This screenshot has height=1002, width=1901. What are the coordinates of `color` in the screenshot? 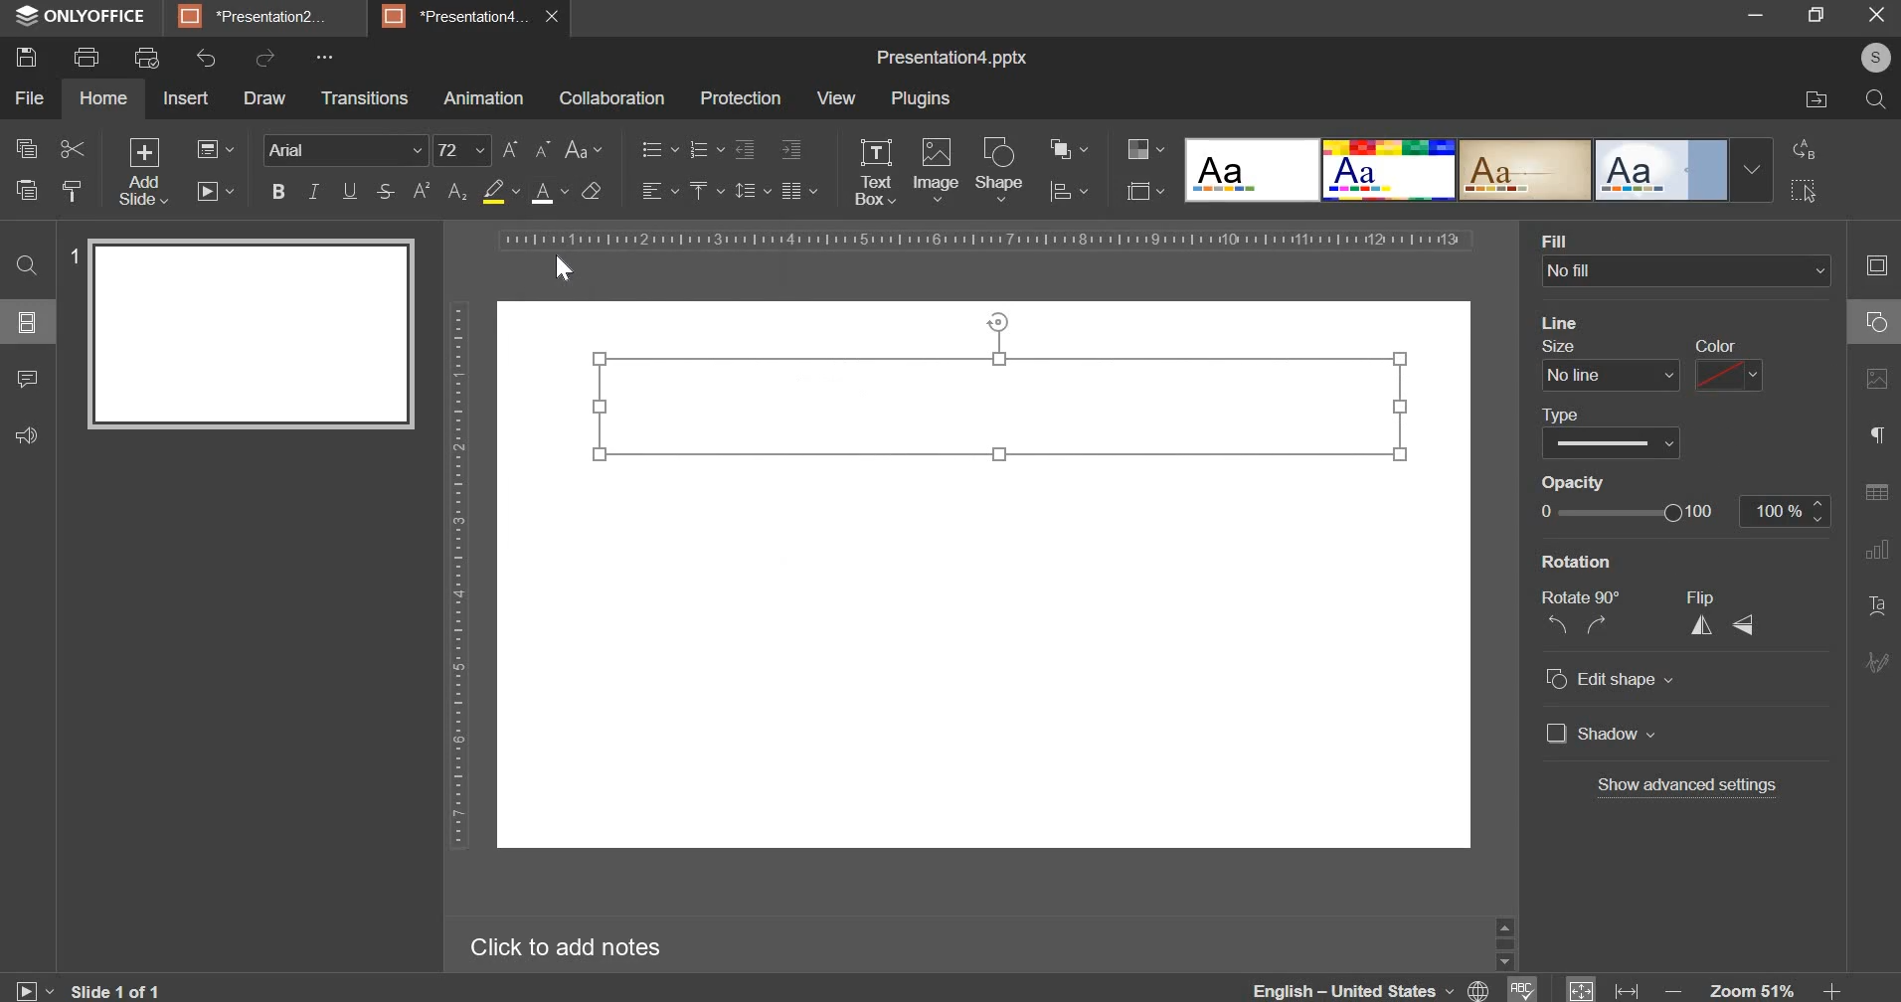 It's located at (1729, 367).